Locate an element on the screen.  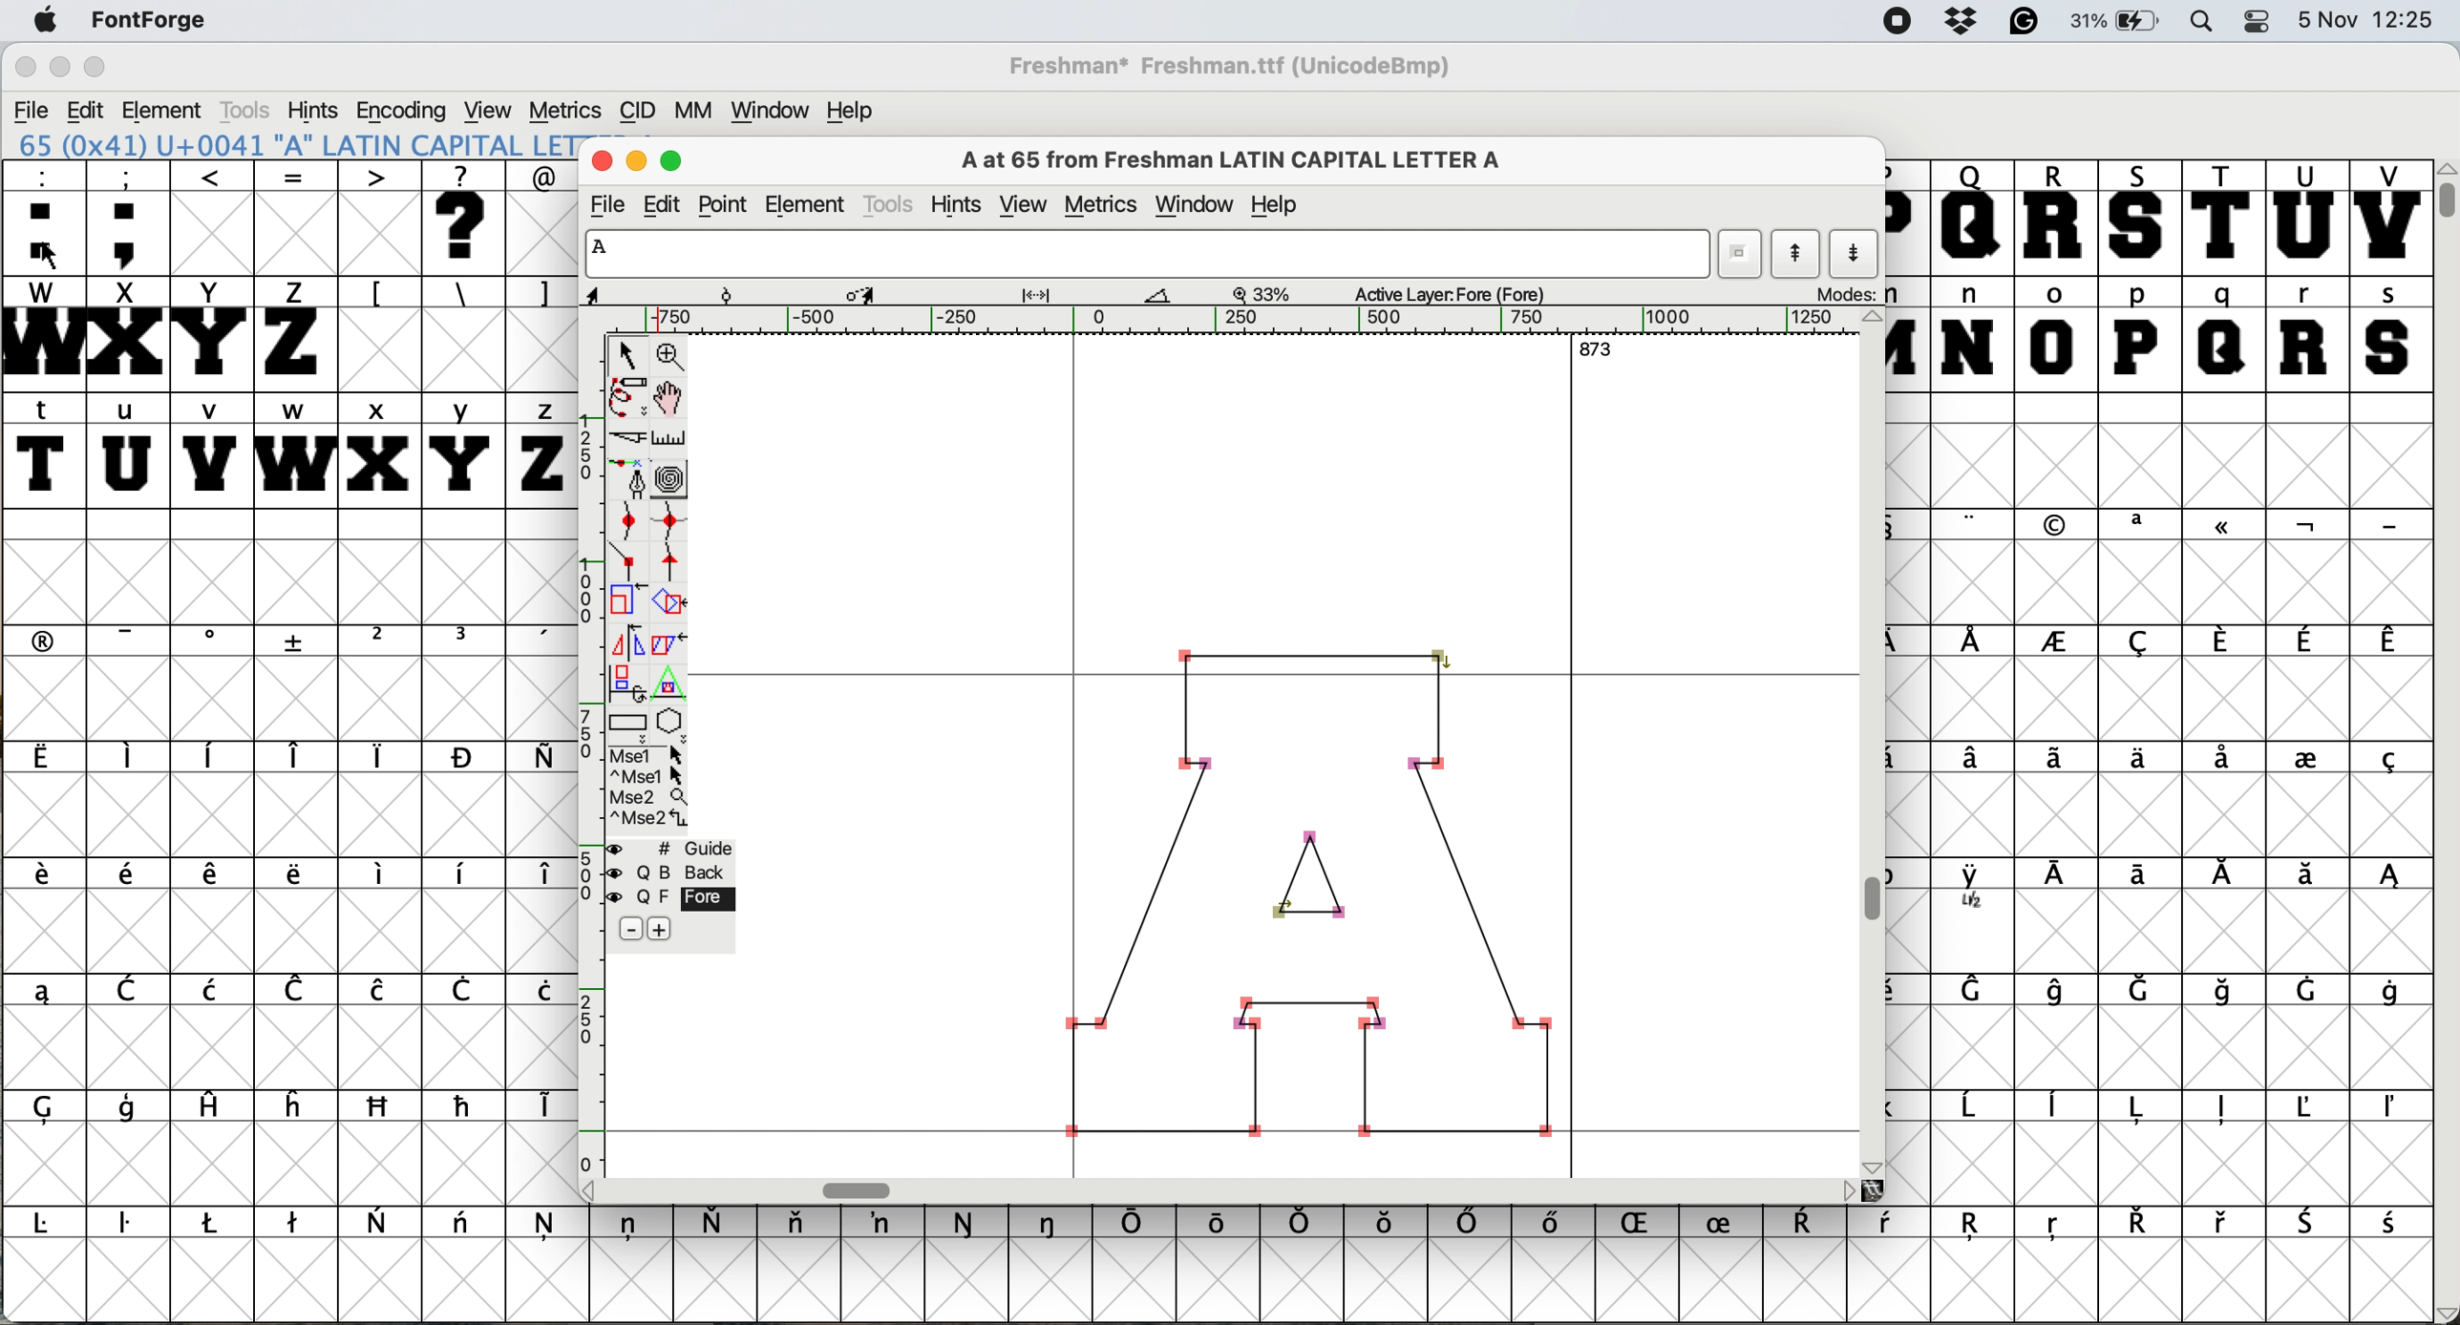
Mse1 is located at coordinates (647, 753).